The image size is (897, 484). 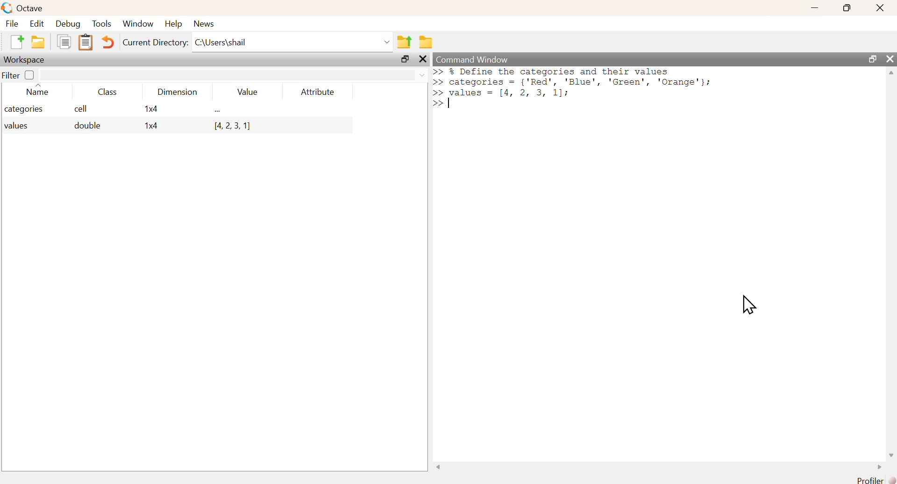 I want to click on Help, so click(x=174, y=24).